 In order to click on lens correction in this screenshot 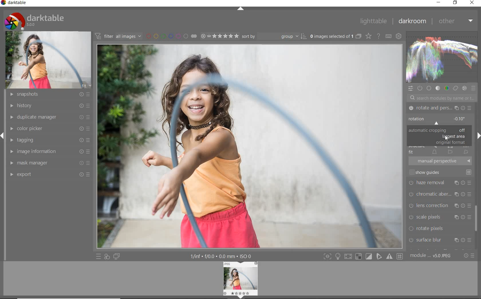, I will do `click(440, 205)`.